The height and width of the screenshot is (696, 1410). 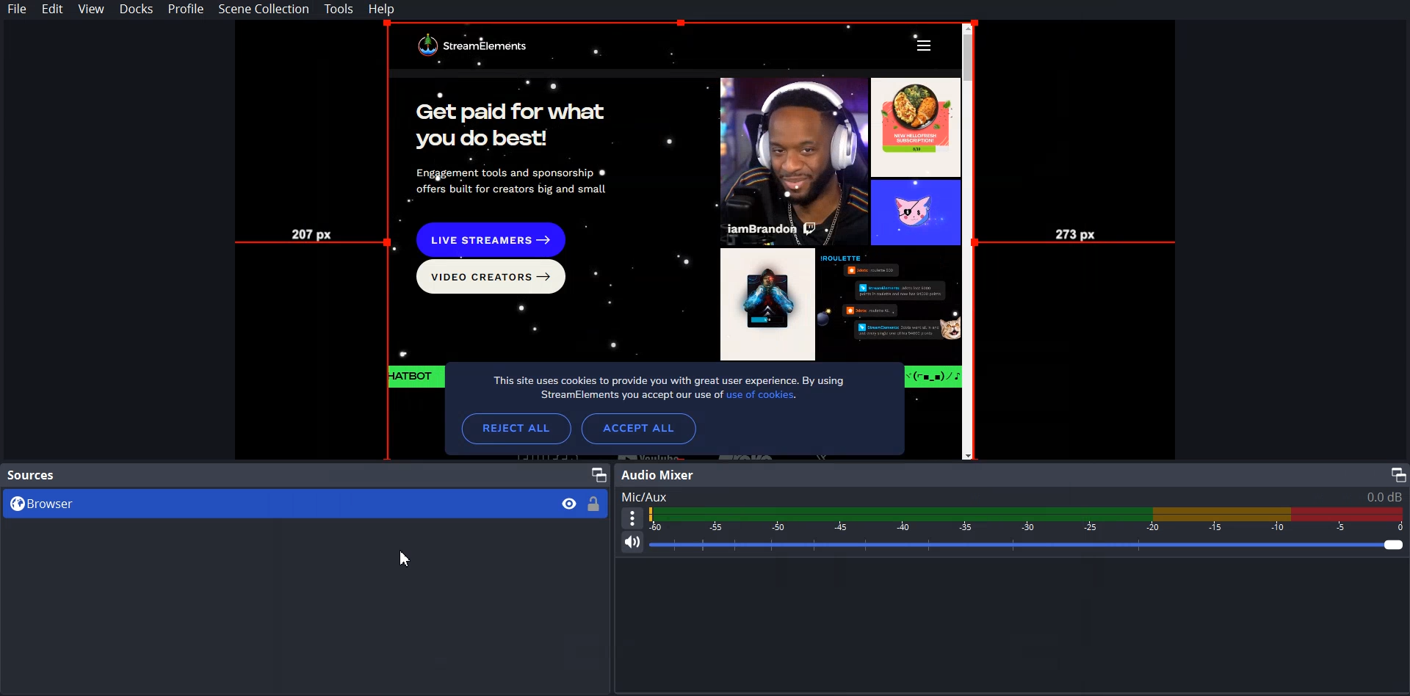 What do you see at coordinates (709, 241) in the screenshot?
I see `File Preview mode` at bounding box center [709, 241].